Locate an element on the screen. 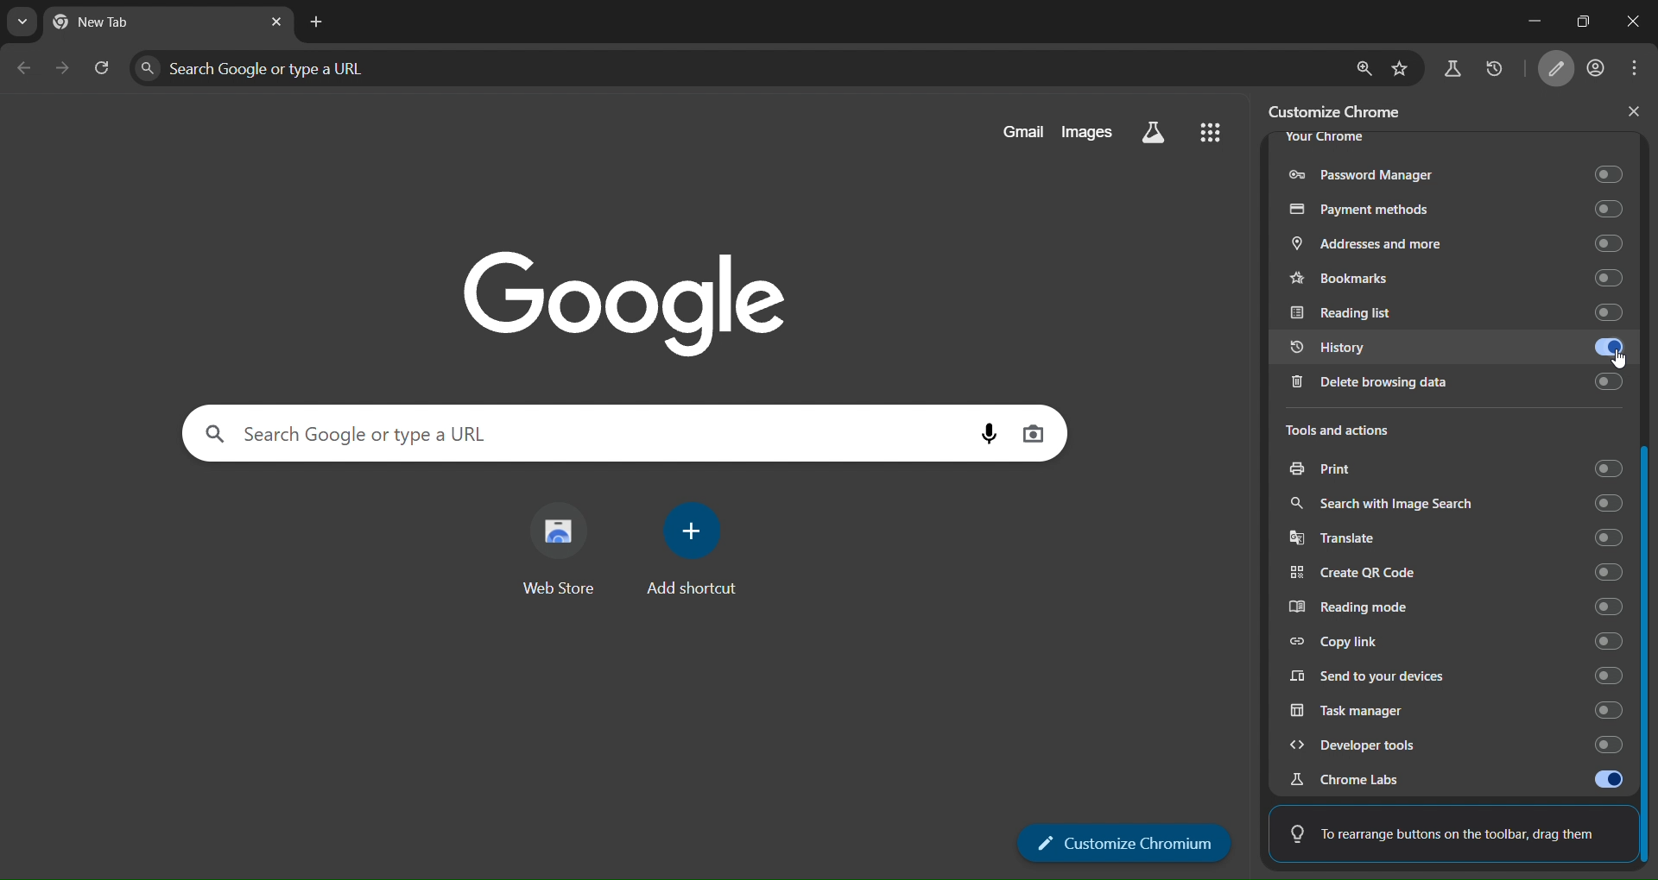 The height and width of the screenshot is (880, 1658). close tab is located at coordinates (276, 22).